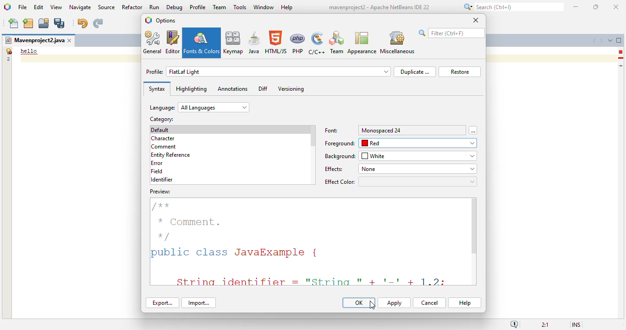 This screenshot has height=330, width=626. What do you see at coordinates (153, 42) in the screenshot?
I see `general` at bounding box center [153, 42].